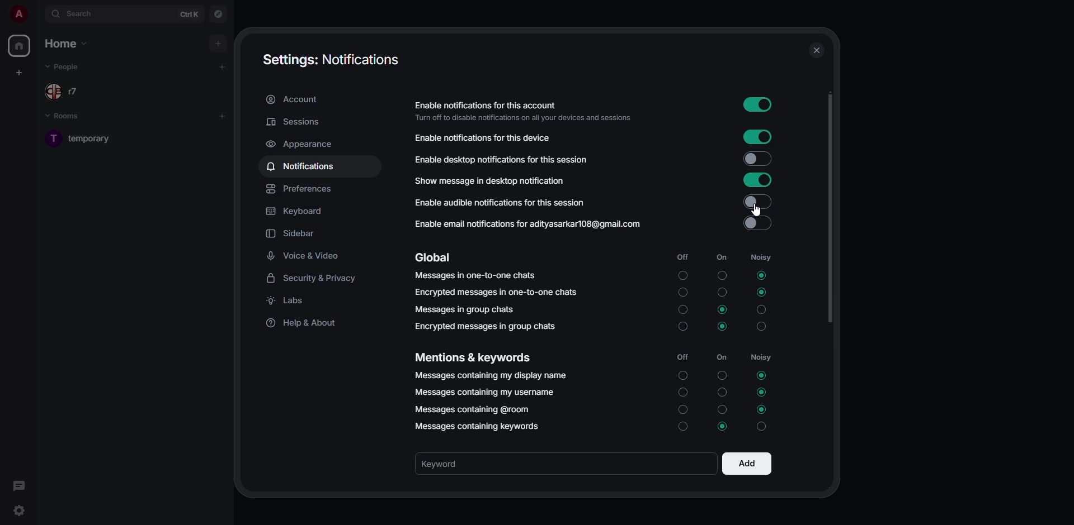 The width and height of the screenshot is (1074, 525). I want to click on on, so click(722, 292).